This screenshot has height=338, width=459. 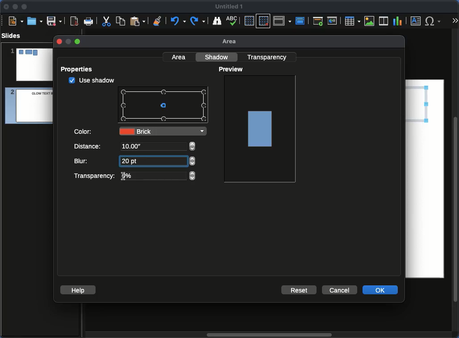 What do you see at coordinates (177, 21) in the screenshot?
I see `Undo` at bounding box center [177, 21].